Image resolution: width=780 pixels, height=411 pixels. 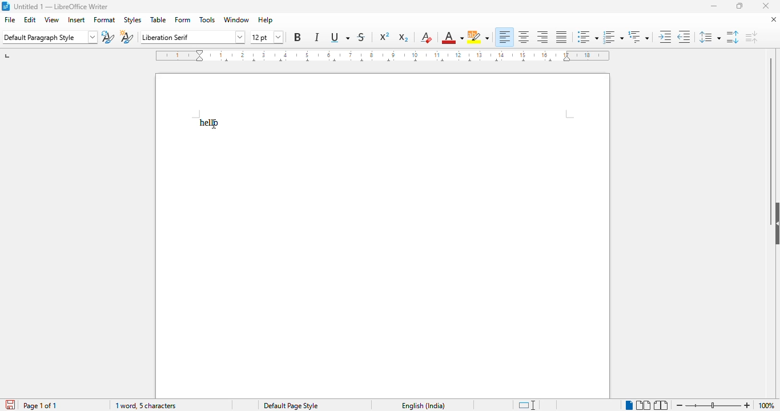 I want to click on format, so click(x=104, y=19).